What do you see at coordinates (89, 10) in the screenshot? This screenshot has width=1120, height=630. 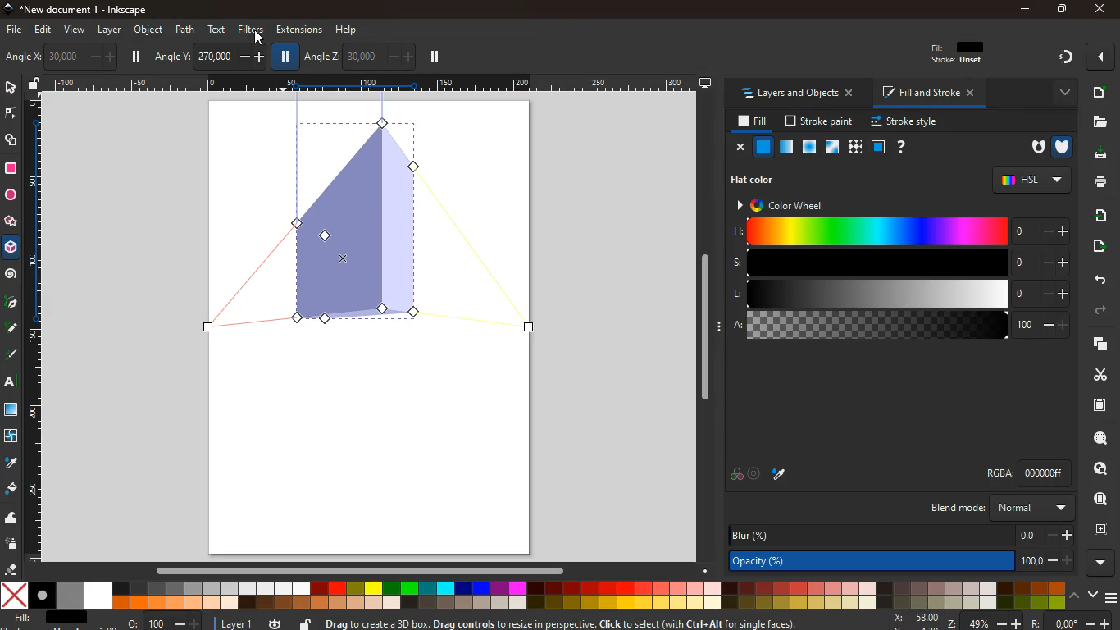 I see `inkscape` at bounding box center [89, 10].